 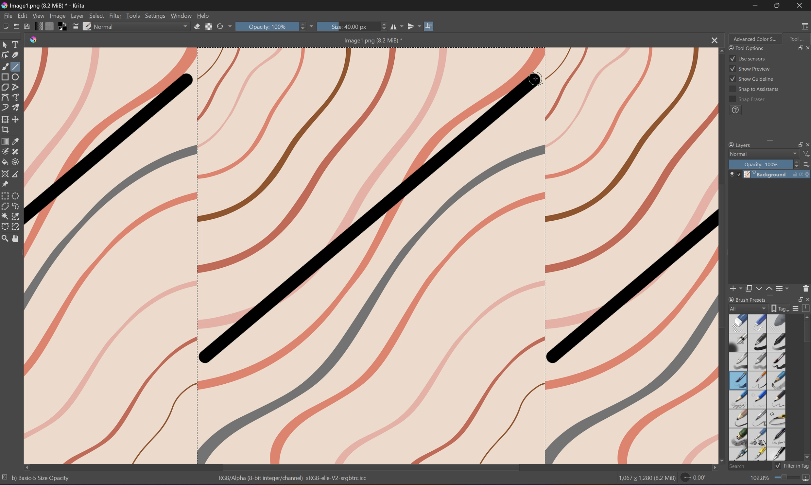 What do you see at coordinates (6, 174) in the screenshot?
I see `Assistant tool` at bounding box center [6, 174].